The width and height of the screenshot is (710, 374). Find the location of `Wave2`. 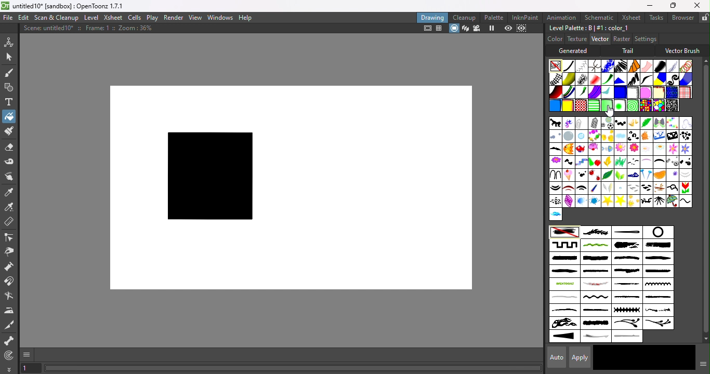

Wave2 is located at coordinates (555, 215).